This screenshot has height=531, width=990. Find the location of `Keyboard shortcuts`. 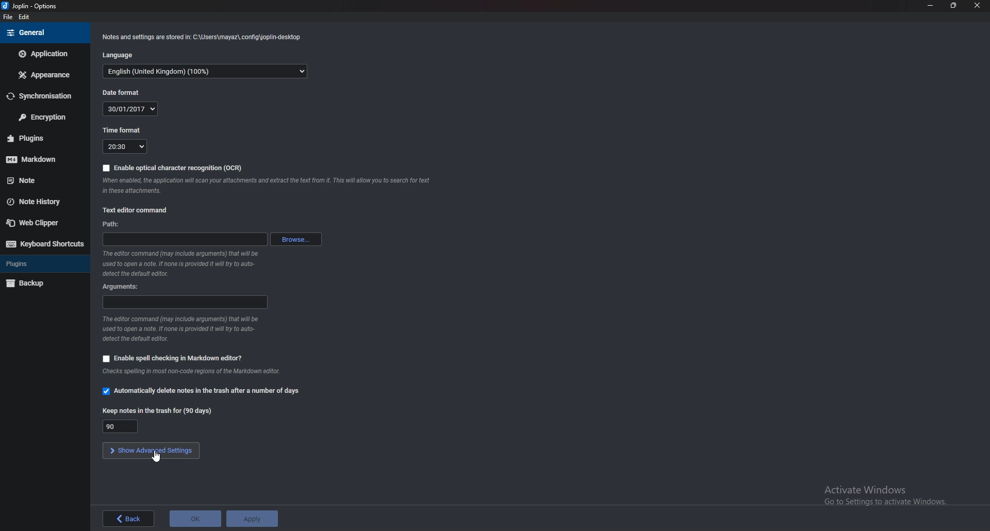

Keyboard shortcuts is located at coordinates (43, 244).